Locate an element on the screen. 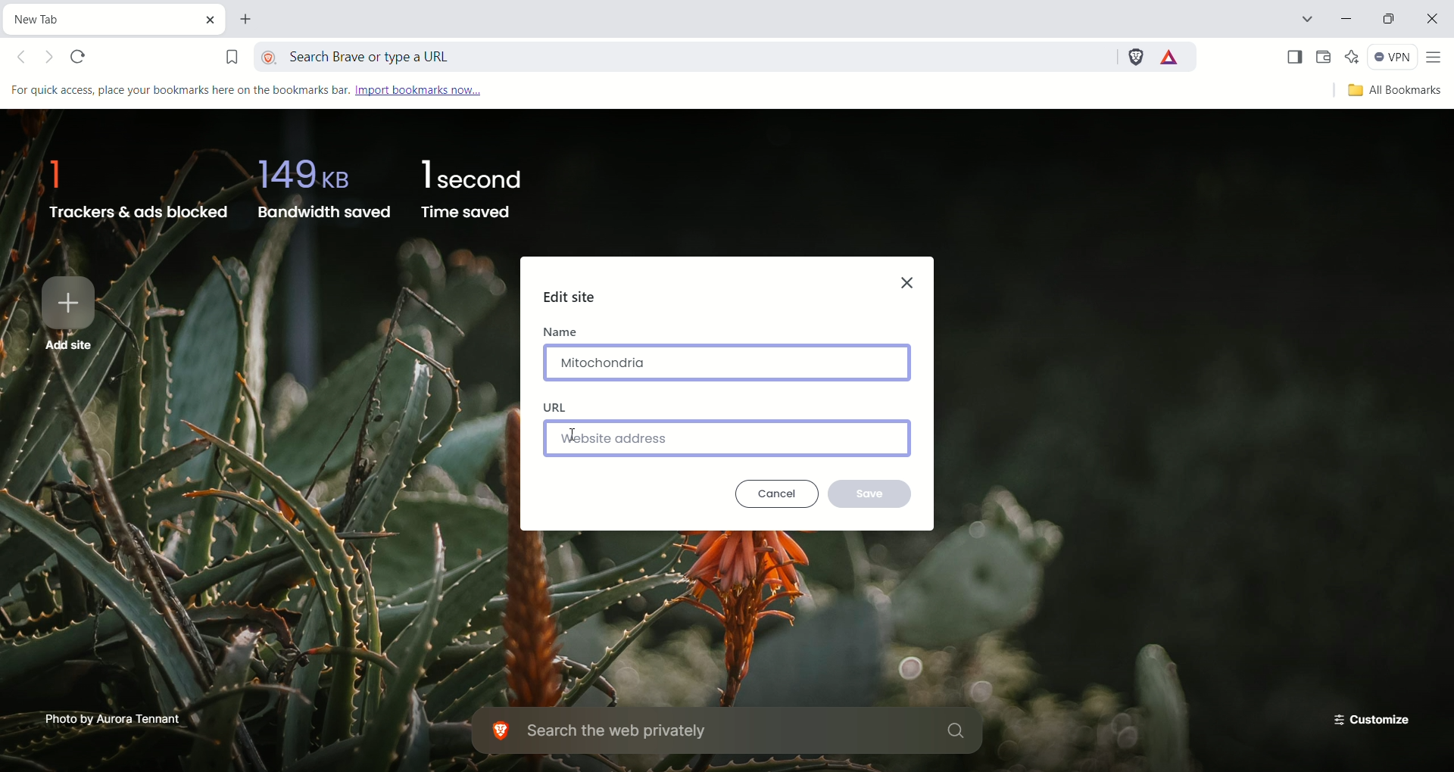 This screenshot has width=1454, height=772. trackers & ads blocked is located at coordinates (133, 184).